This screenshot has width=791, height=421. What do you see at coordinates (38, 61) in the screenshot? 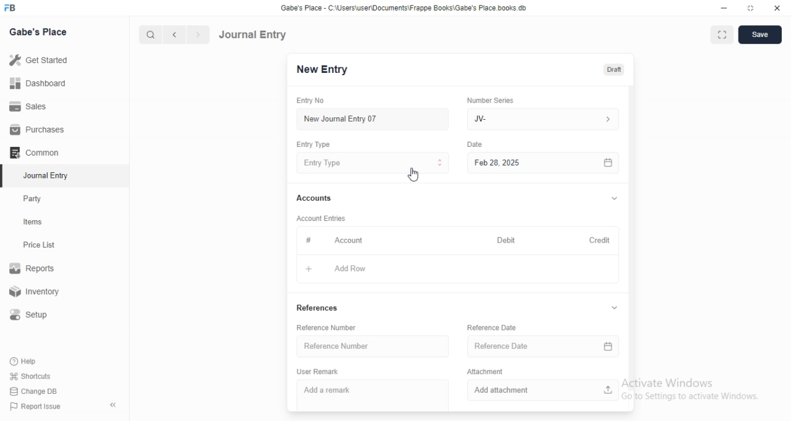
I see `Get Started` at bounding box center [38, 61].